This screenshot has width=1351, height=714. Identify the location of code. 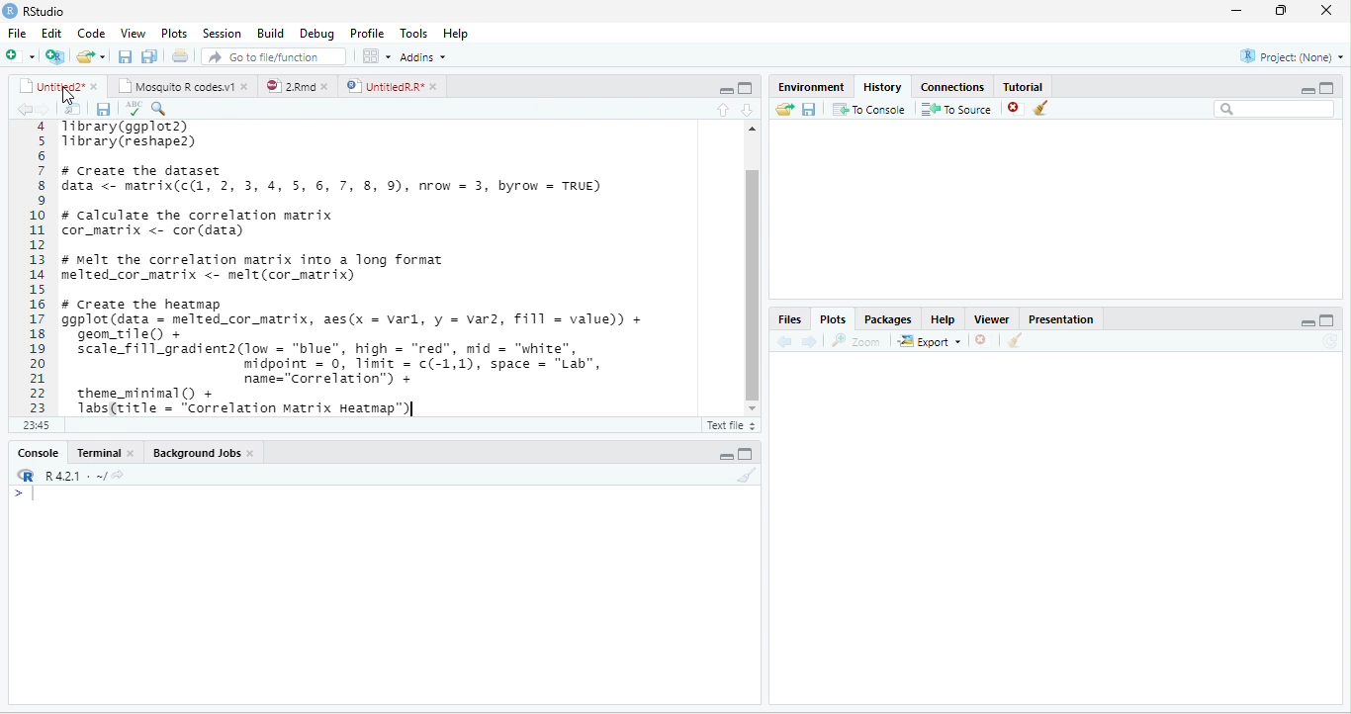
(91, 34).